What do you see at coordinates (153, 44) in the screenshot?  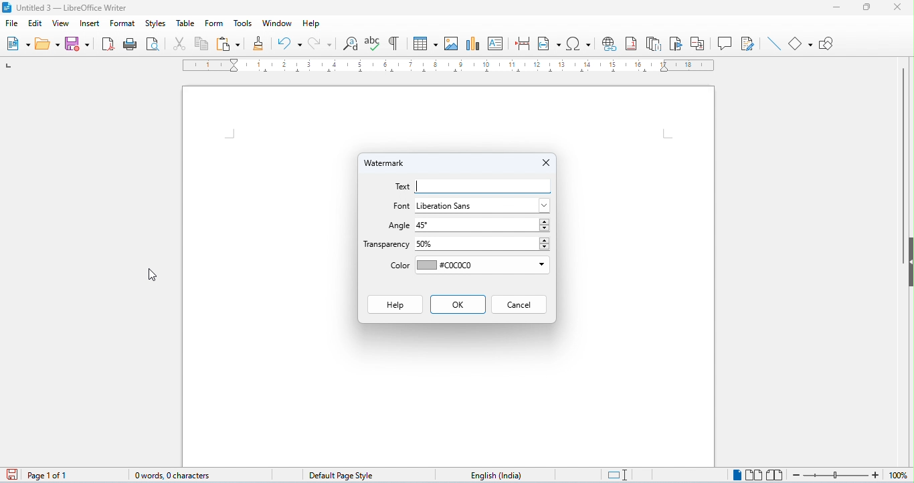 I see `print preview` at bounding box center [153, 44].